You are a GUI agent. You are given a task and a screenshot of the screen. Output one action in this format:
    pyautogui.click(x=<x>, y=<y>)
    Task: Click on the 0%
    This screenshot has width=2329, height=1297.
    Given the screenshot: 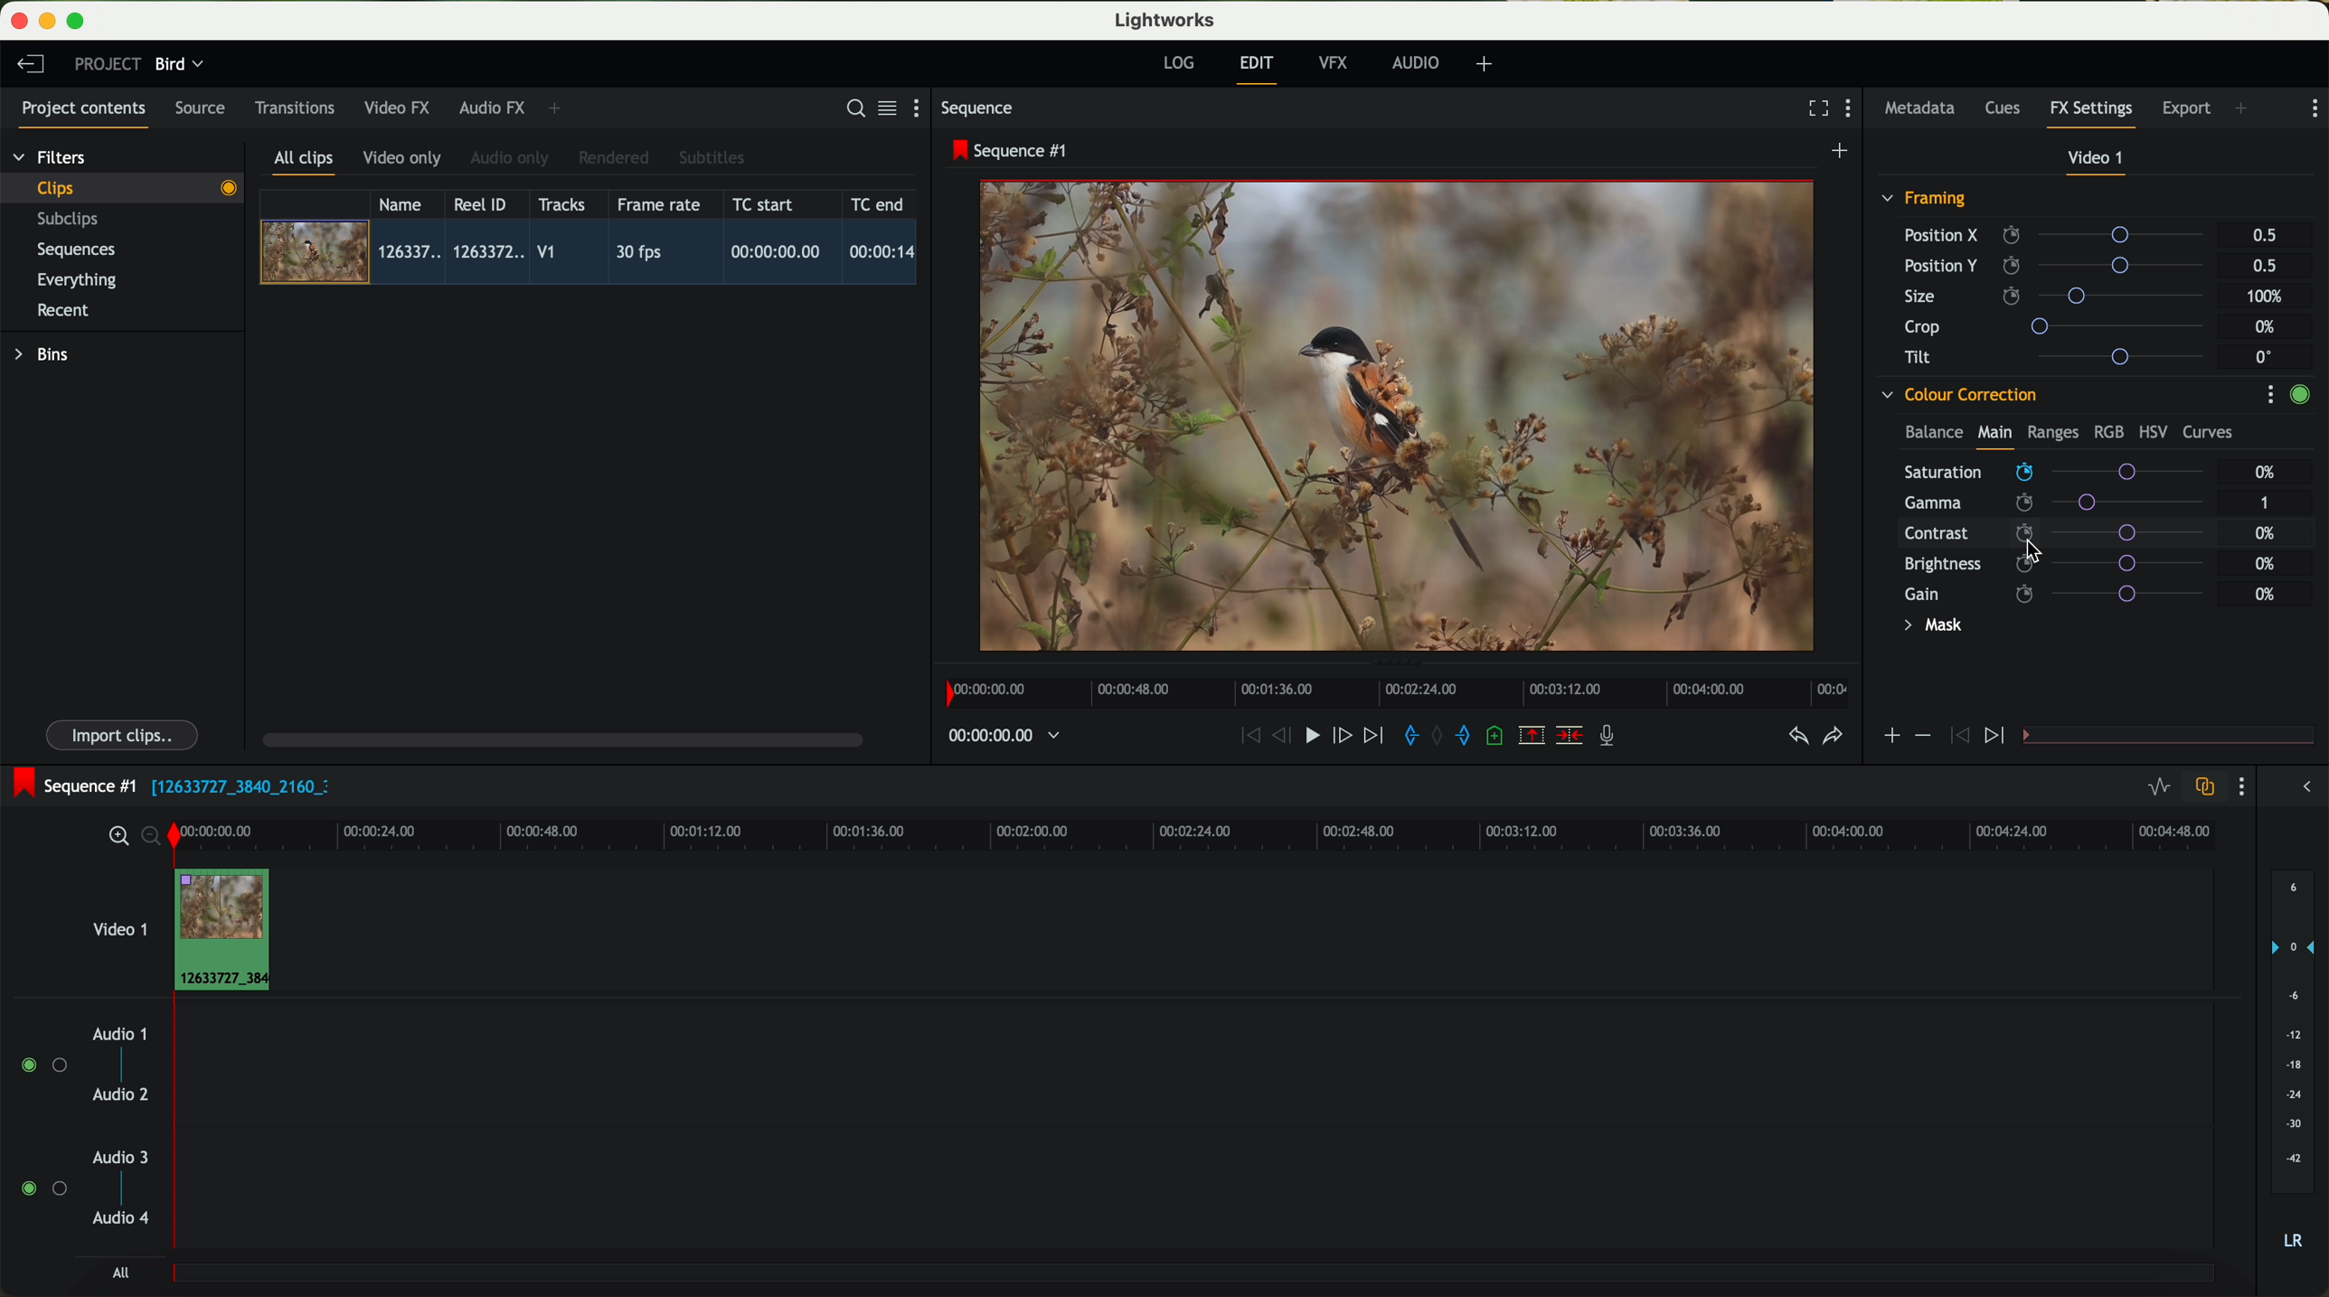 What is the action you would take?
    pyautogui.click(x=2266, y=594)
    